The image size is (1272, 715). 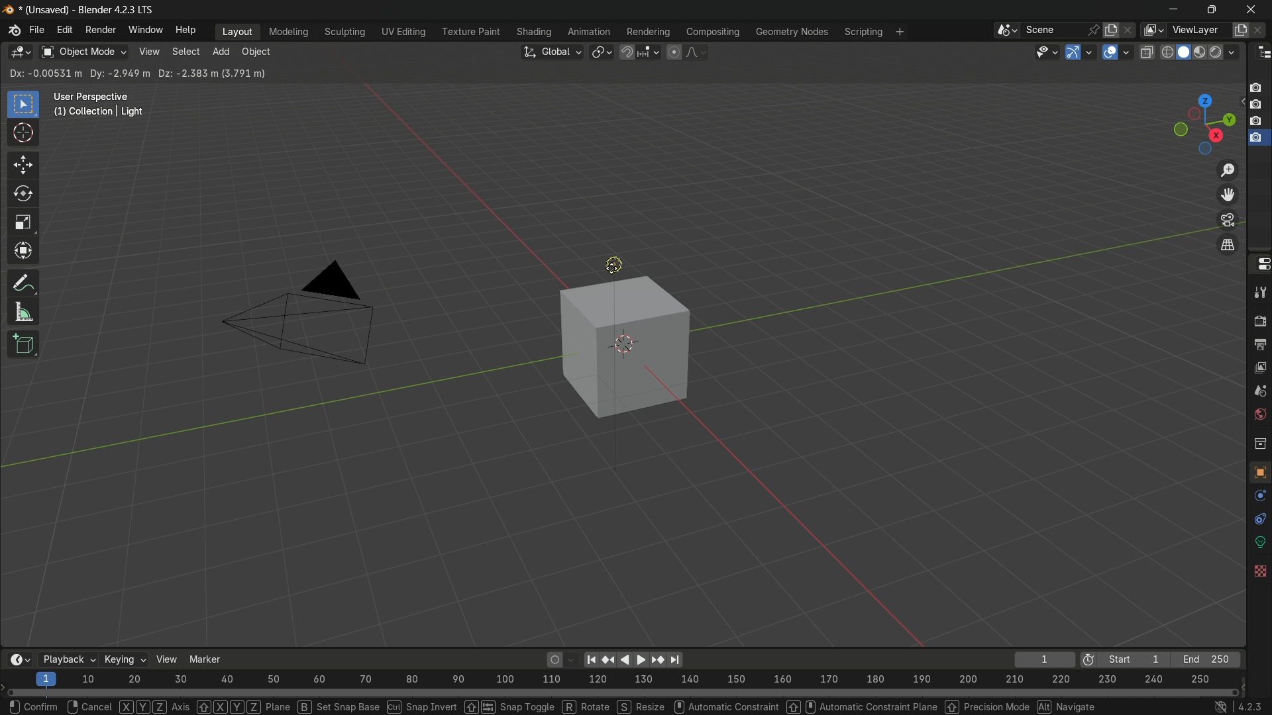 I want to click on output, so click(x=1259, y=343).